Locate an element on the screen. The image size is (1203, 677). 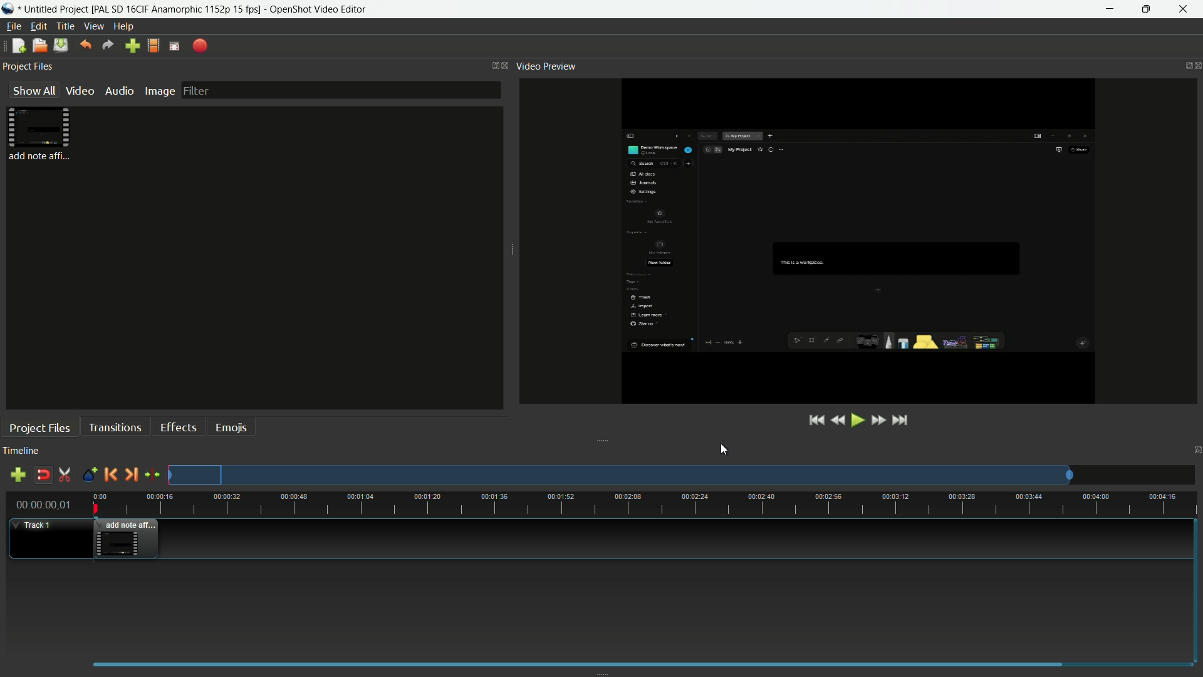
new file is located at coordinates (18, 46).